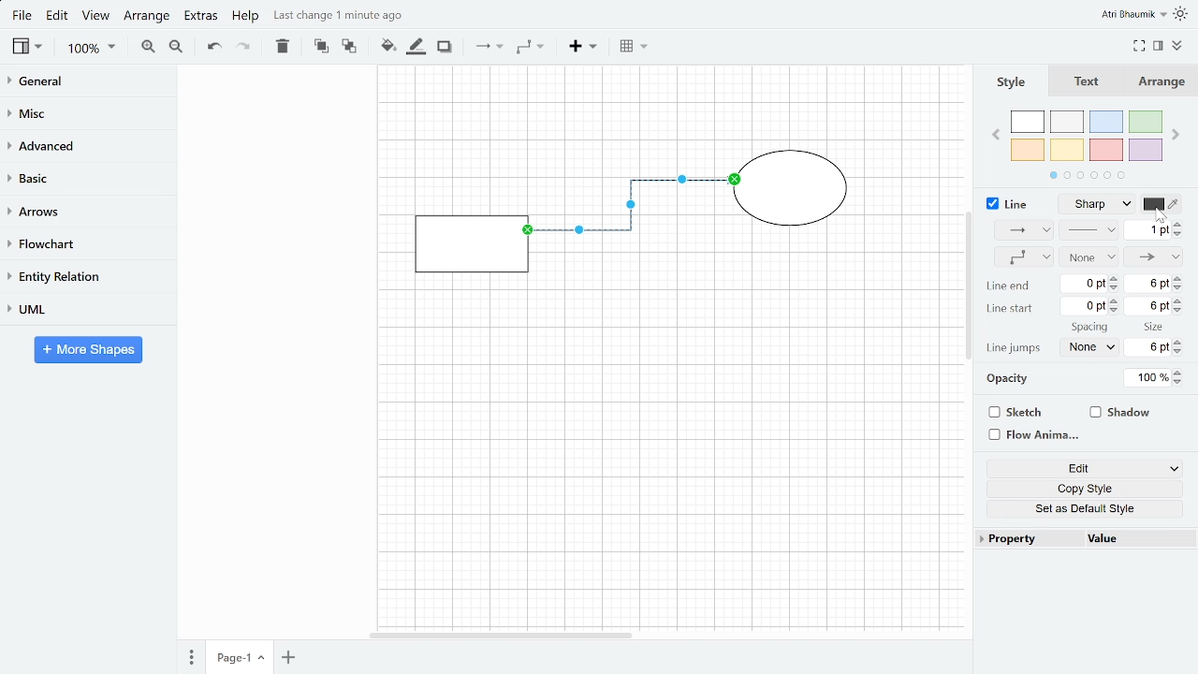  I want to click on cursor, so click(1158, 215).